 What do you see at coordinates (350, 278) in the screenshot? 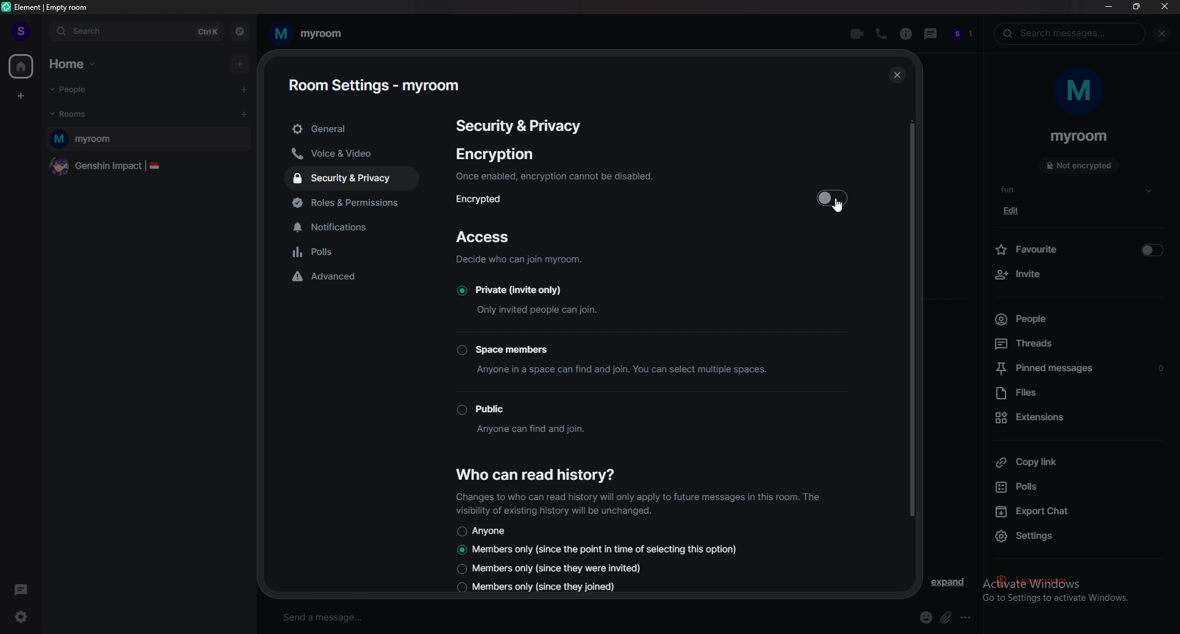
I see `advanced` at bounding box center [350, 278].